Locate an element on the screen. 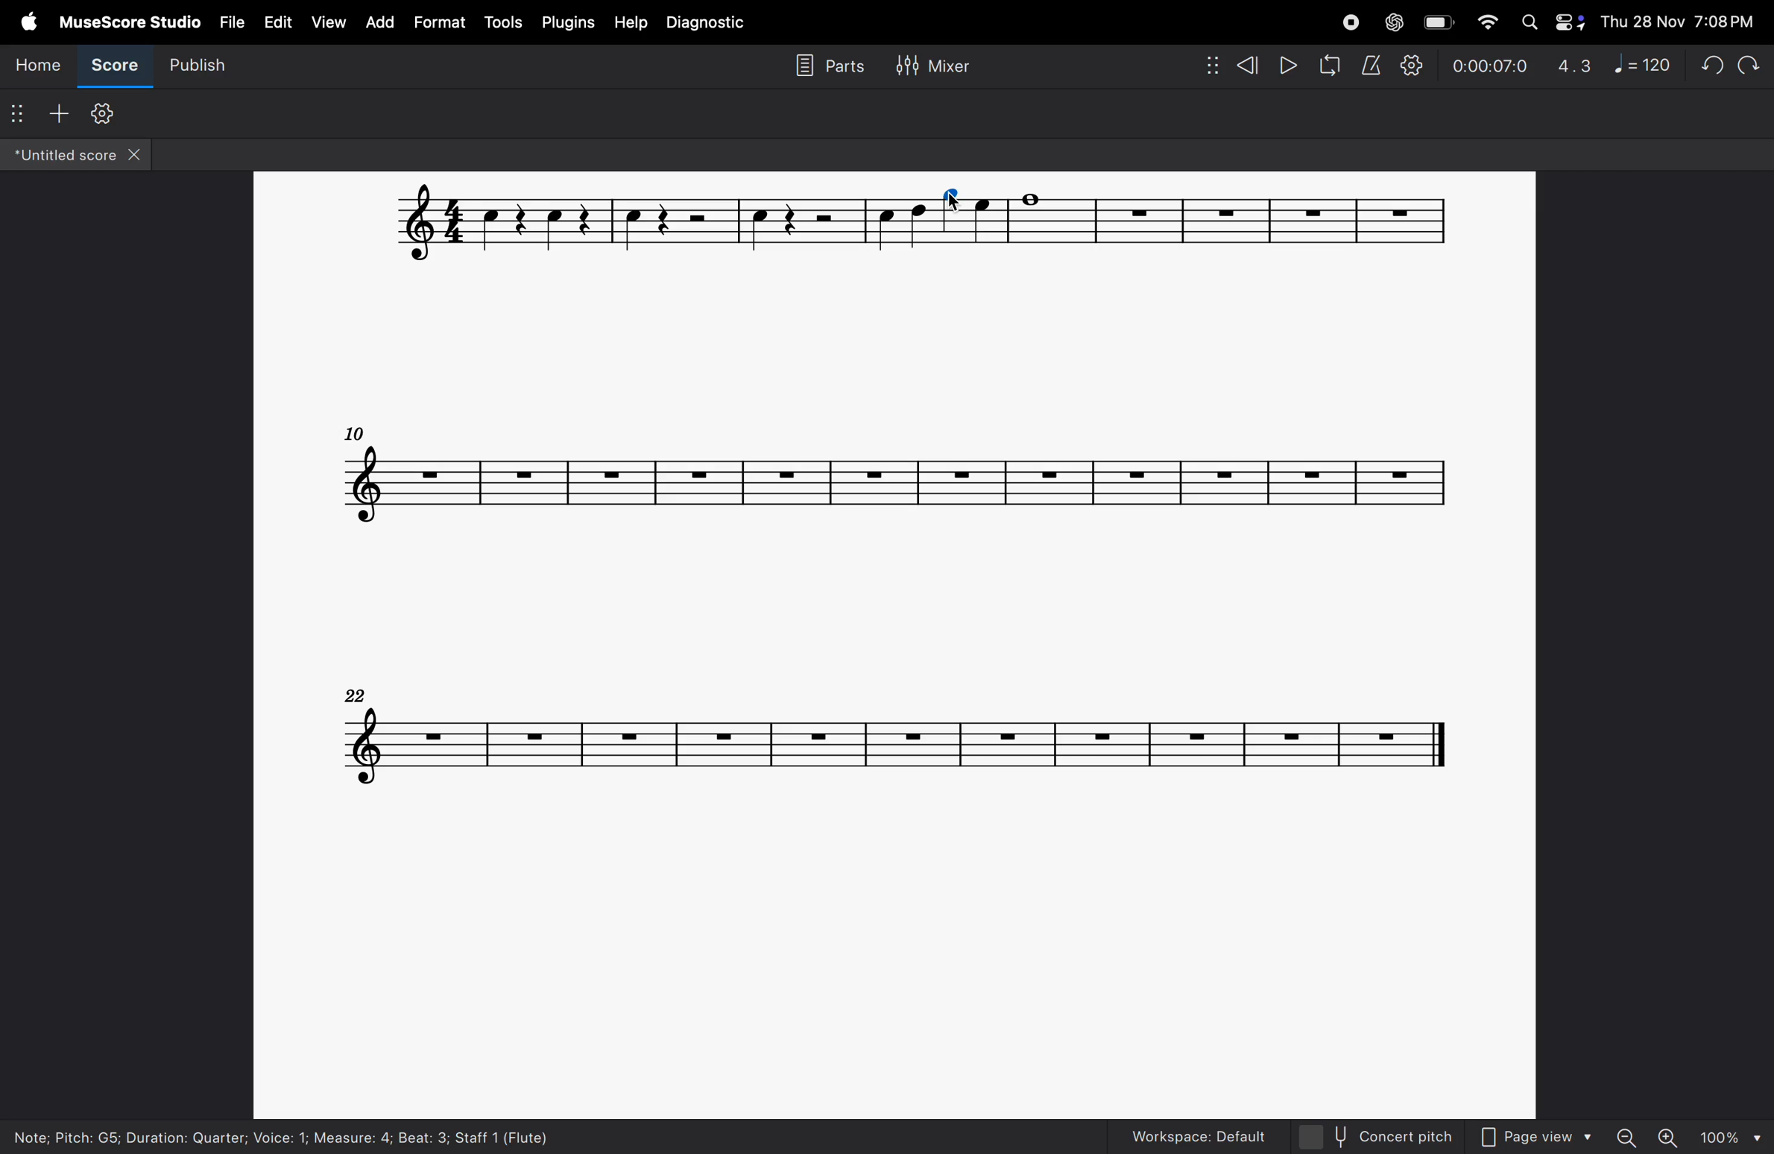 This screenshot has height=1154, width=1774. 0.00.07.0 is located at coordinates (1489, 63).